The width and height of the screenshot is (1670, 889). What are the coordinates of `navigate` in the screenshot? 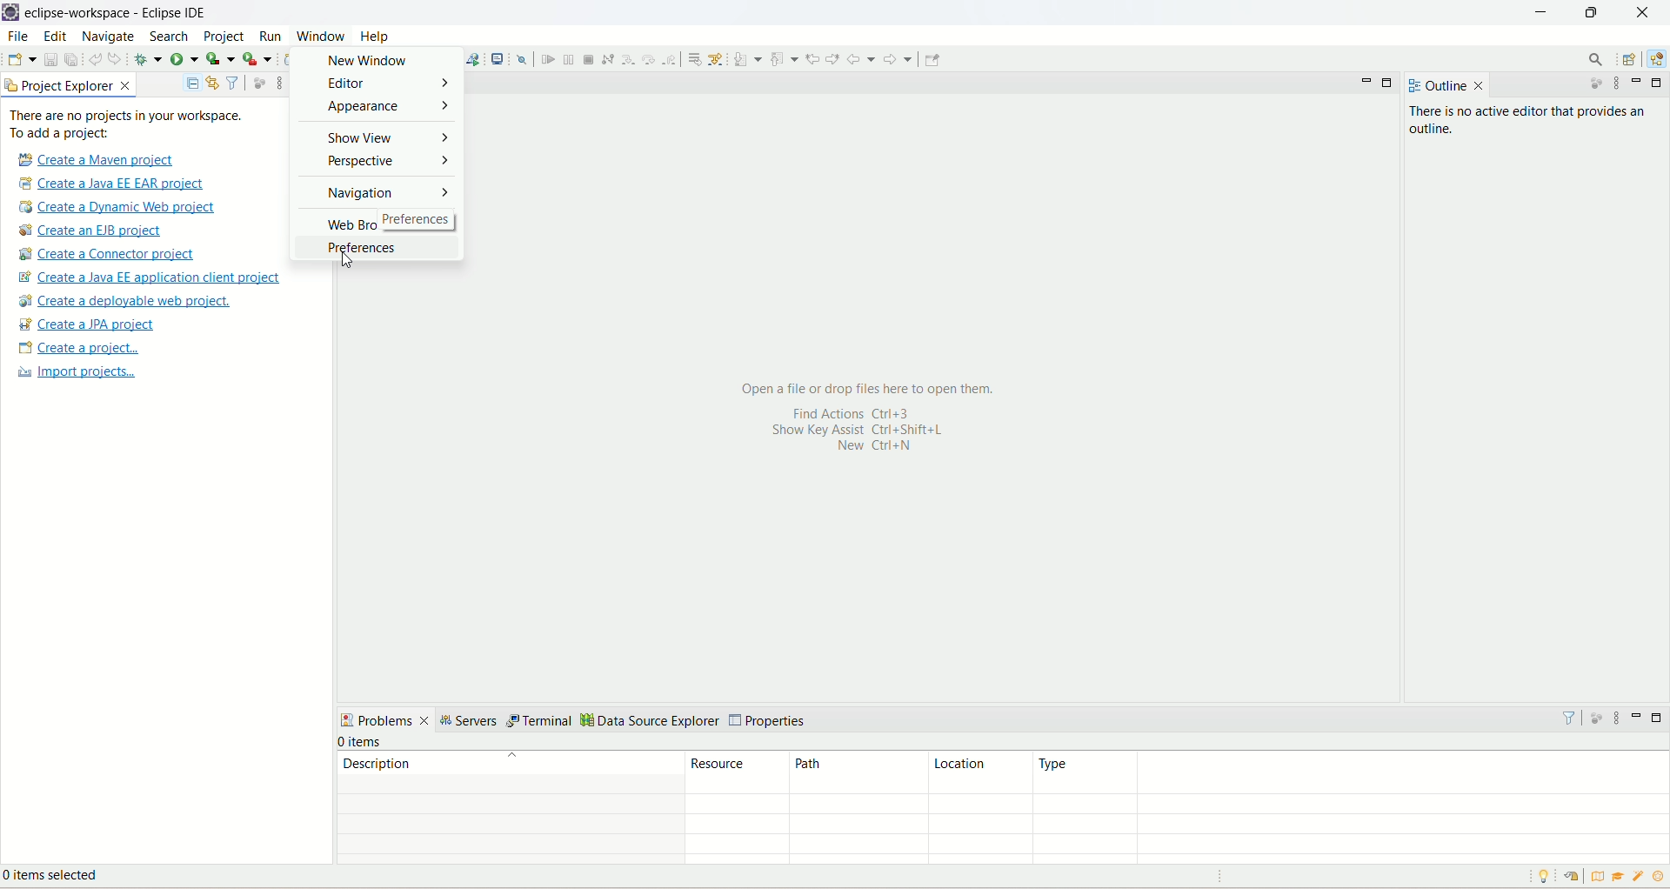 It's located at (111, 37).